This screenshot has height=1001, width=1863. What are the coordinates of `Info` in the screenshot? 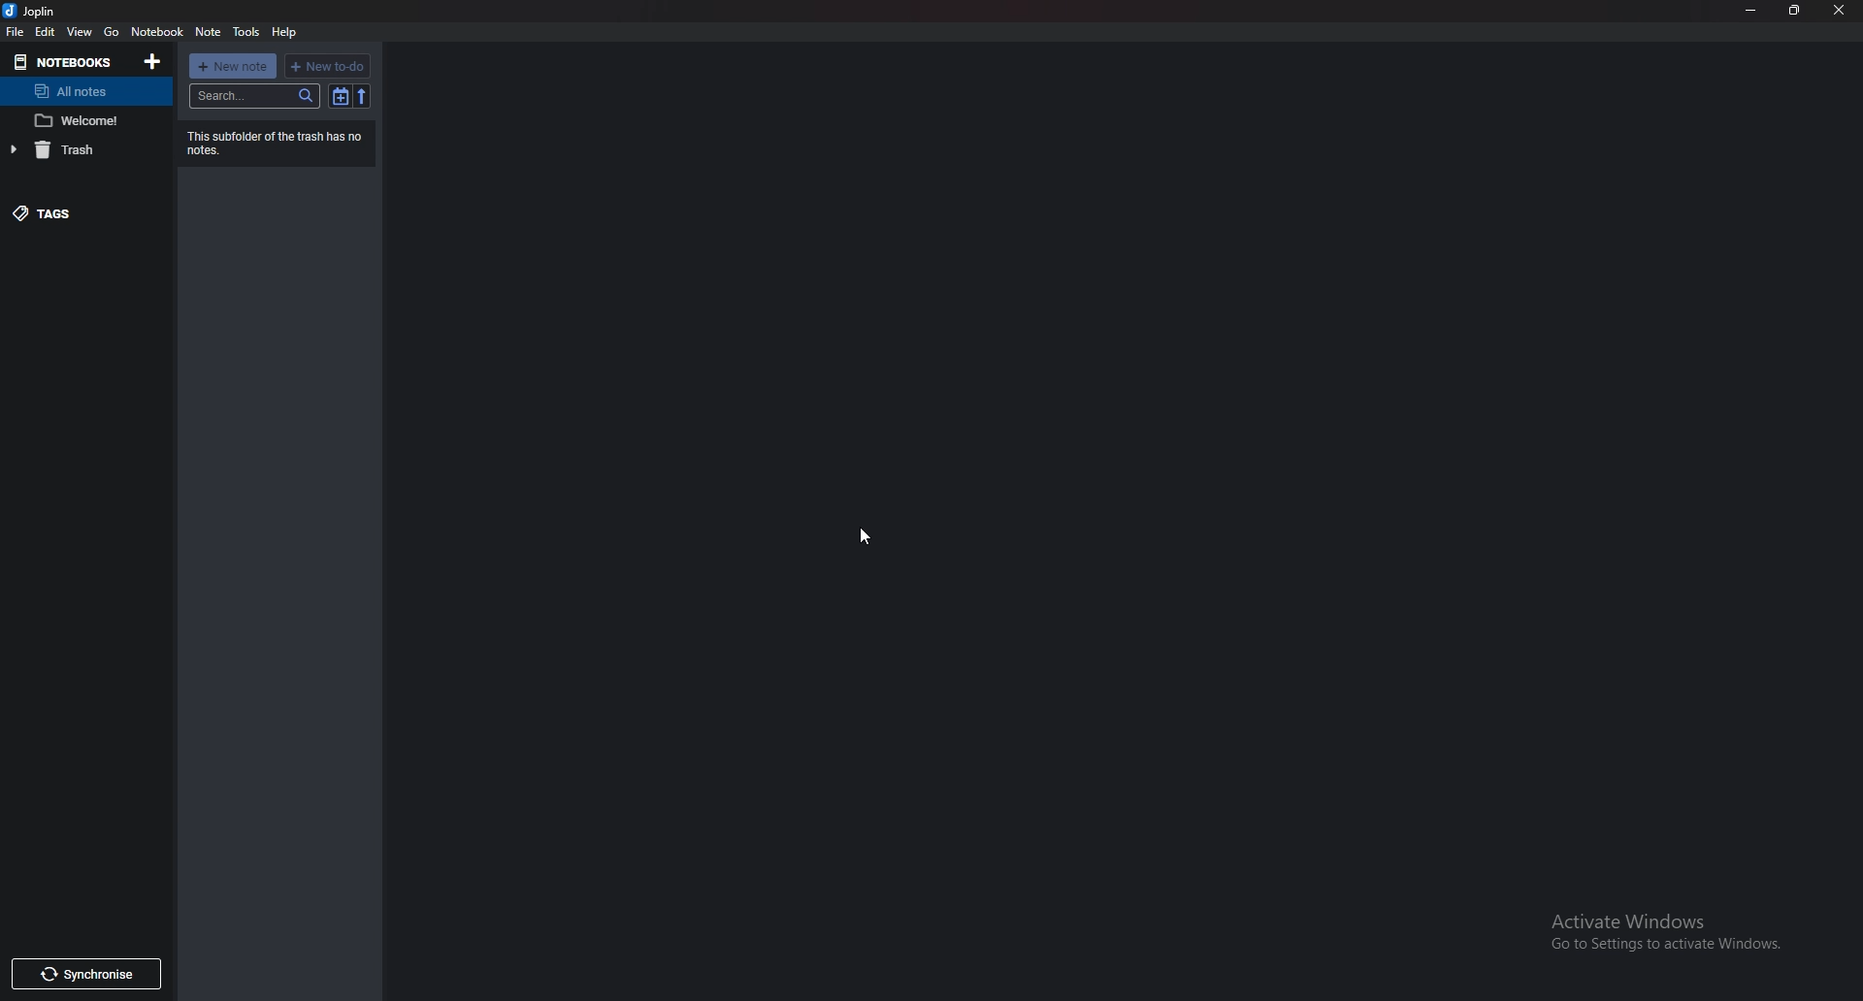 It's located at (278, 143).